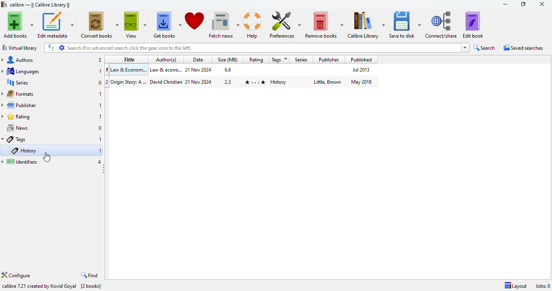  I want to click on 21 Nov 2024, so click(199, 70).